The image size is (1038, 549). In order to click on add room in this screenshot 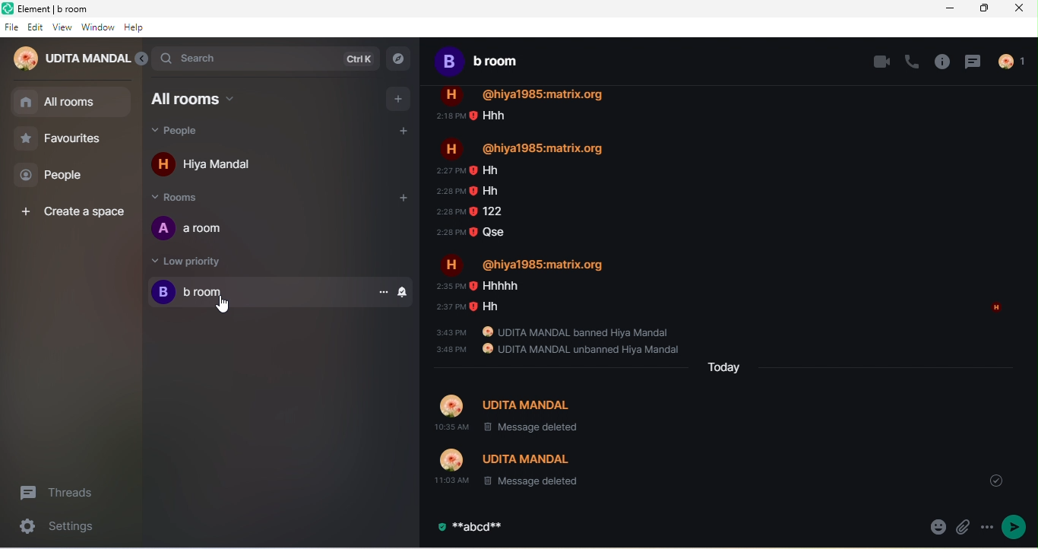, I will do `click(407, 202)`.